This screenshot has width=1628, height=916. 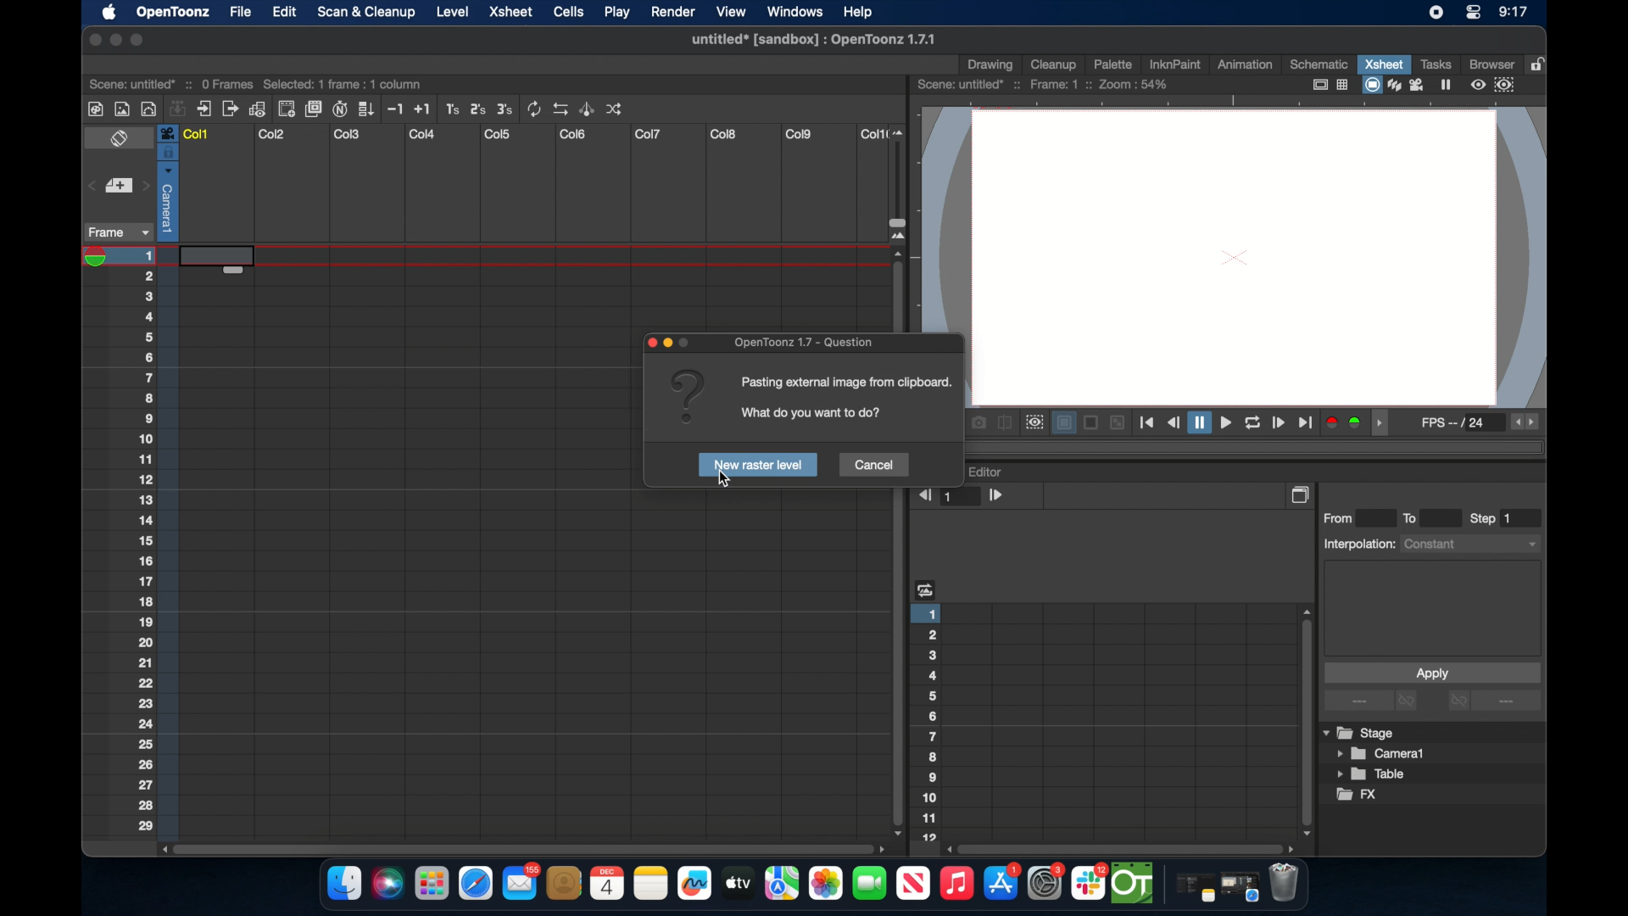 I want to click on preview, so click(x=1495, y=85).